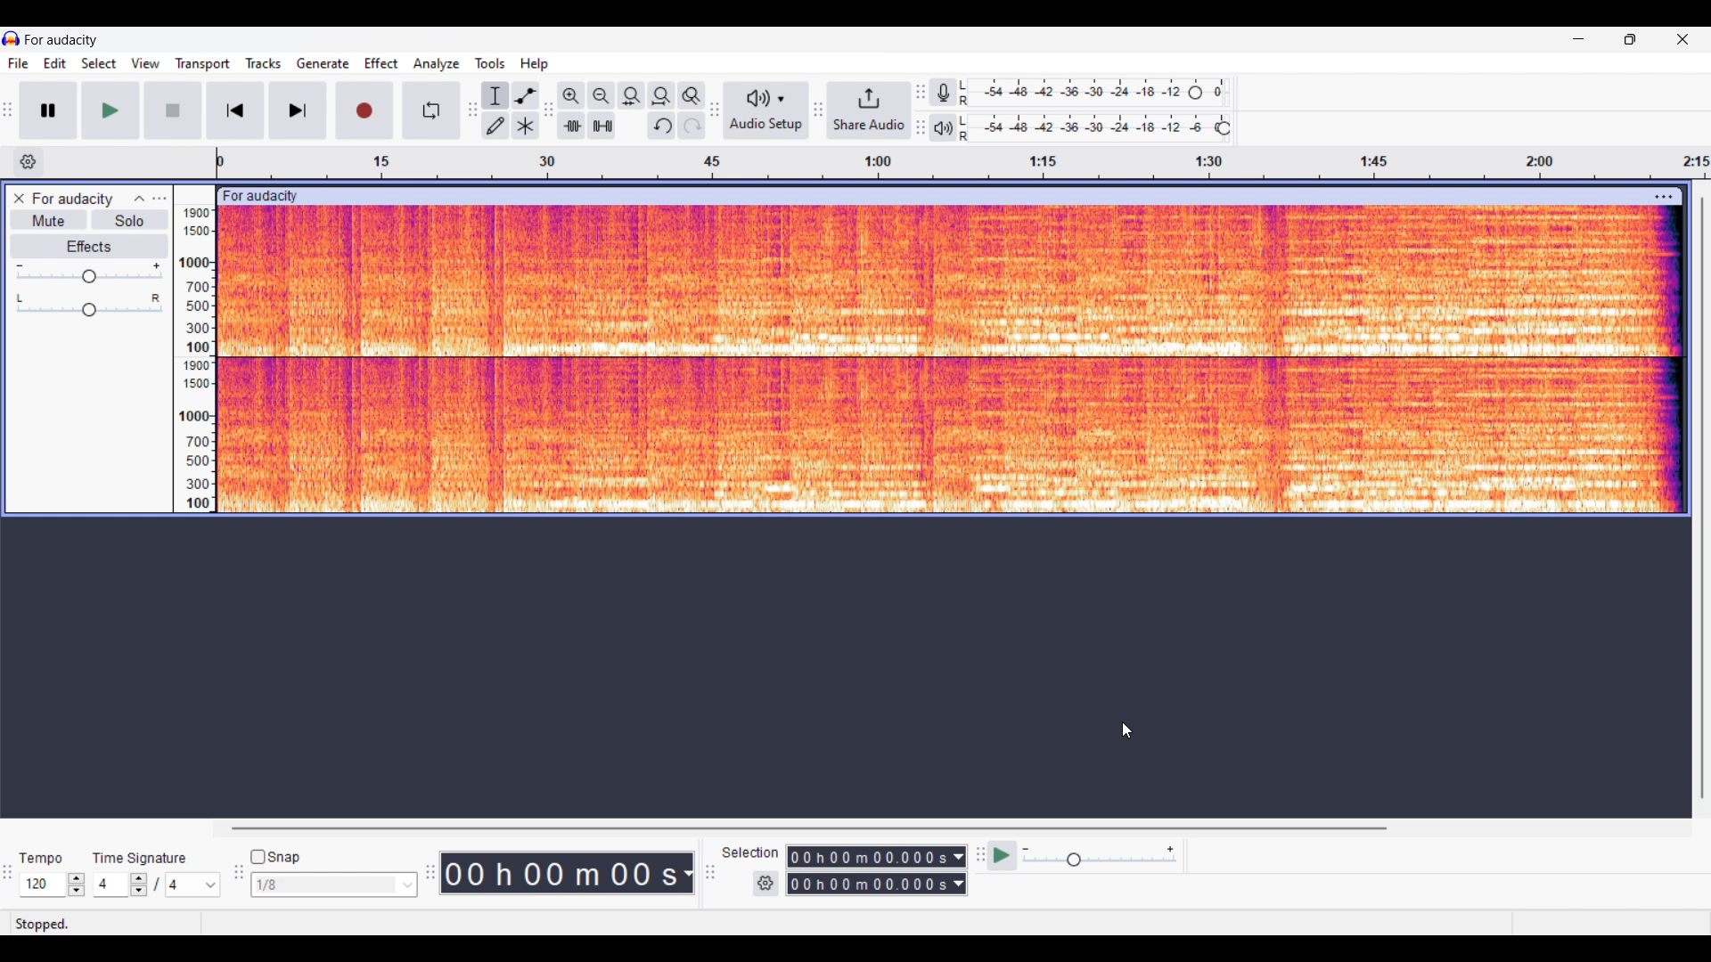 The image size is (1711, 962). Describe the element at coordinates (661, 126) in the screenshot. I see `Undo` at that location.